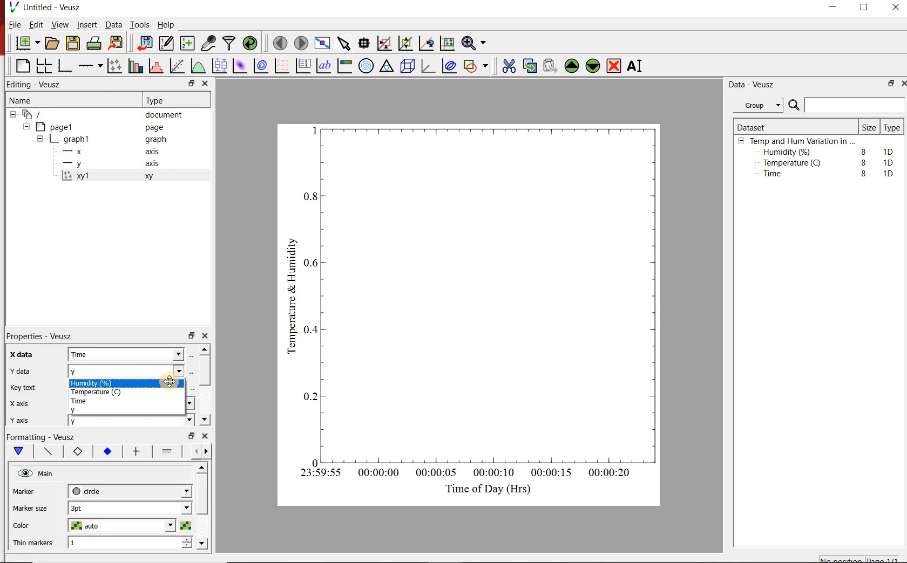  Describe the element at coordinates (323, 44) in the screenshot. I see `view plot full screen` at that location.